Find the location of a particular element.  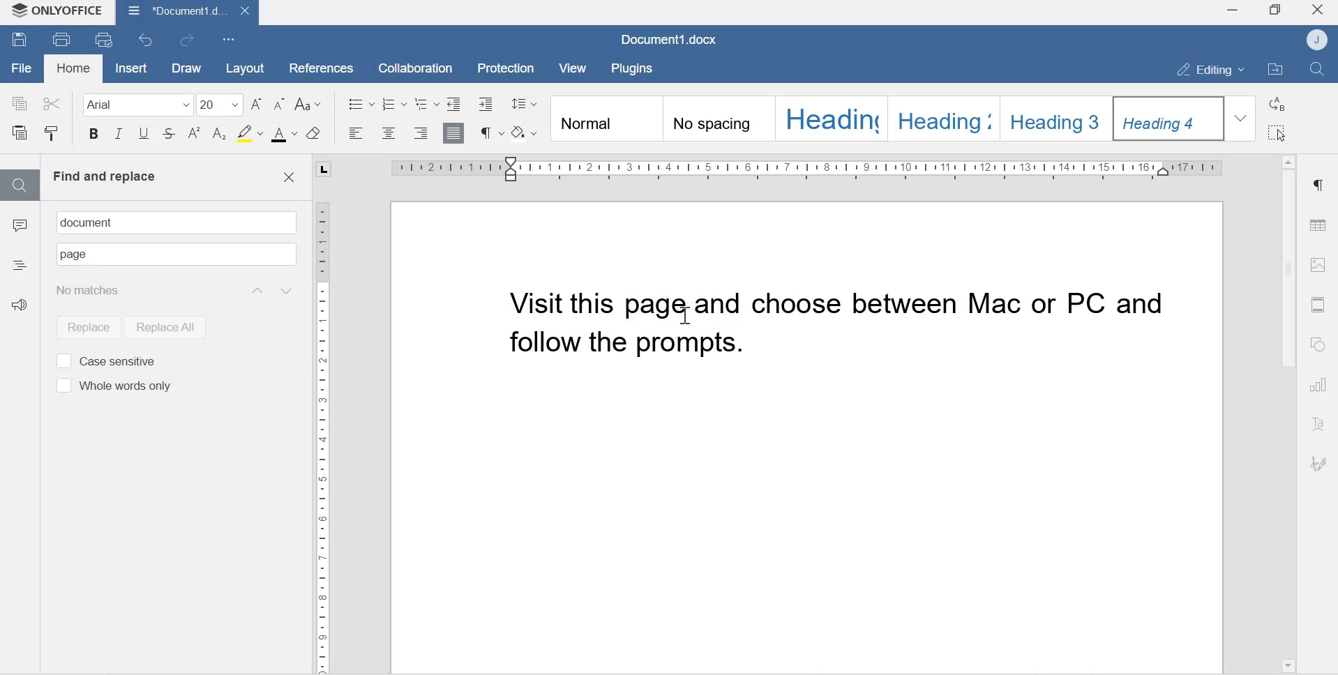

Charts is located at coordinates (1320, 386).